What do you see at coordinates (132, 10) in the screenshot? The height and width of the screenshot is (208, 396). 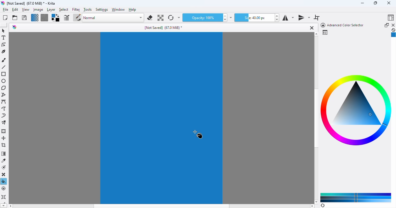 I see `help` at bounding box center [132, 10].